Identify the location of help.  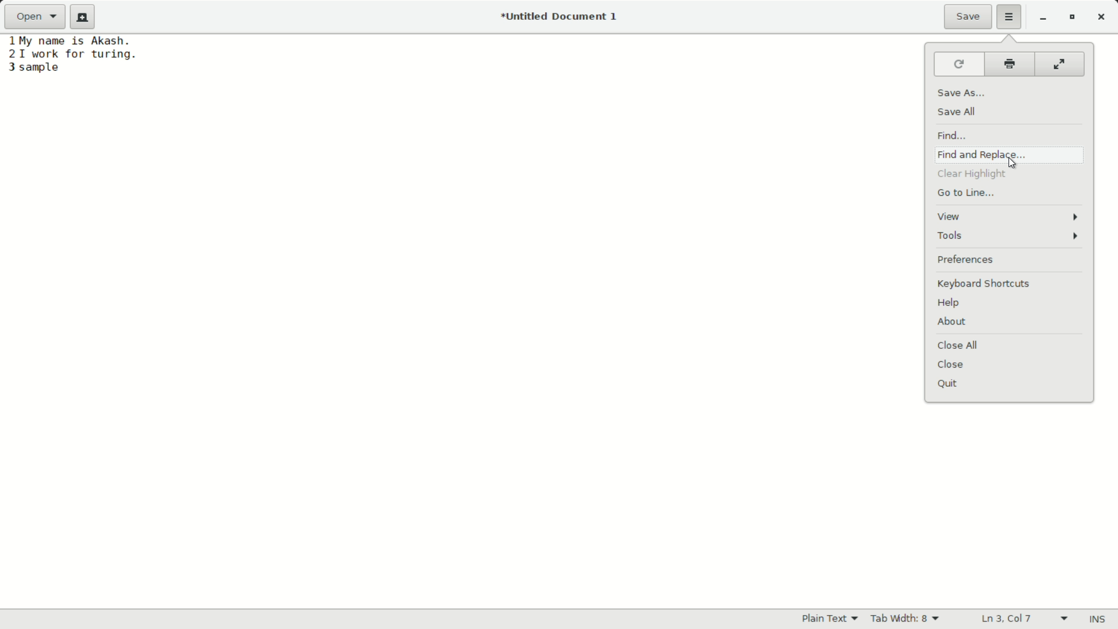
(951, 303).